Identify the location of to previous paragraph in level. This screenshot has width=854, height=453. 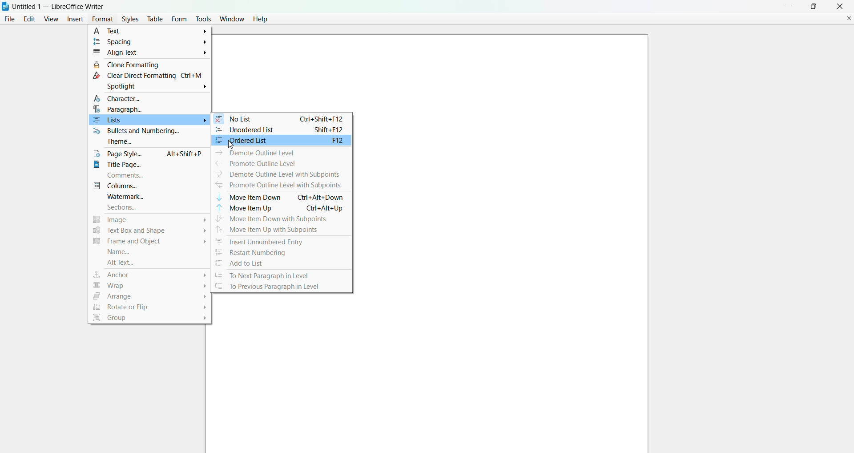
(269, 287).